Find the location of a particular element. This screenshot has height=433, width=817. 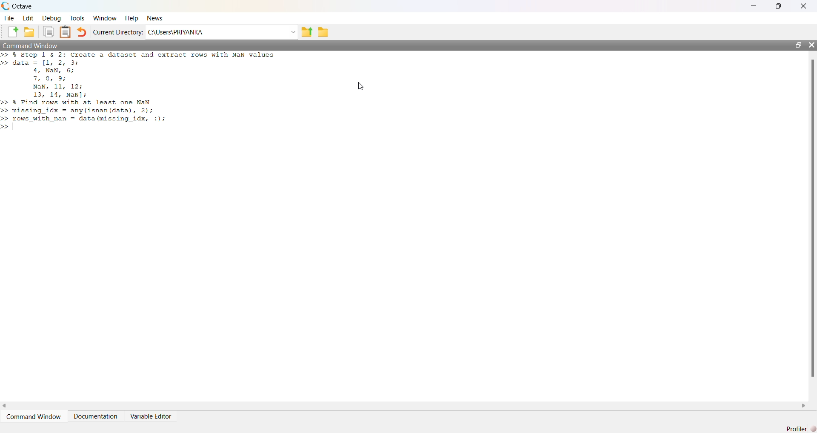

dropdown is located at coordinates (292, 32).